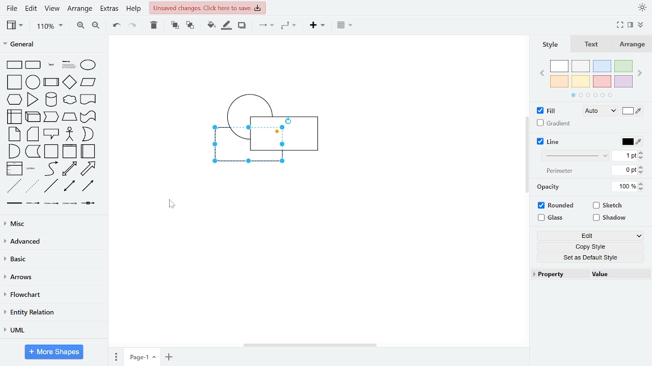  What do you see at coordinates (53, 277) in the screenshot?
I see `arrows` at bounding box center [53, 277].